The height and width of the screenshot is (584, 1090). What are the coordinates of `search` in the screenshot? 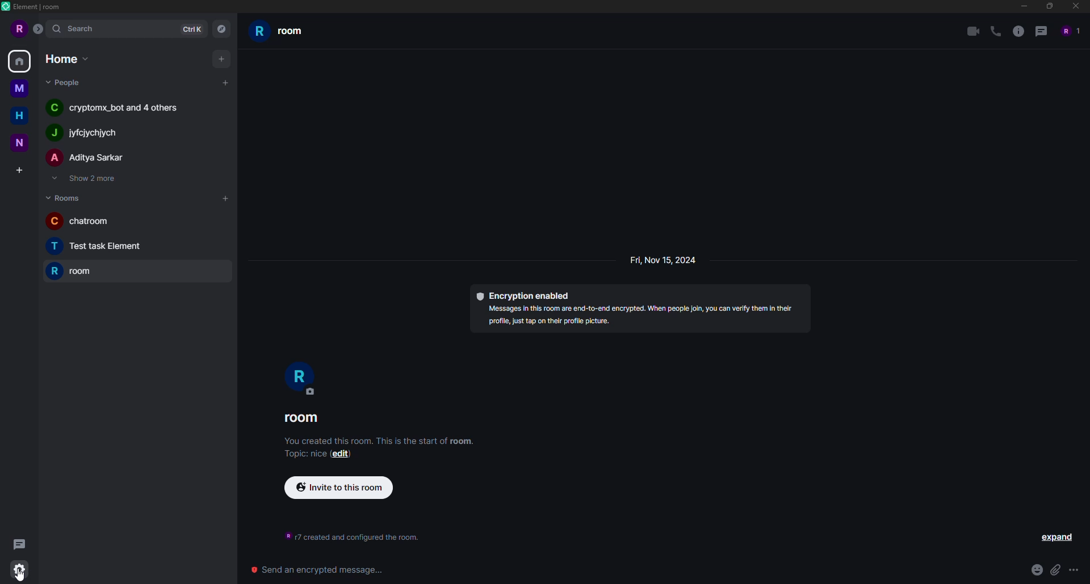 It's located at (81, 29).